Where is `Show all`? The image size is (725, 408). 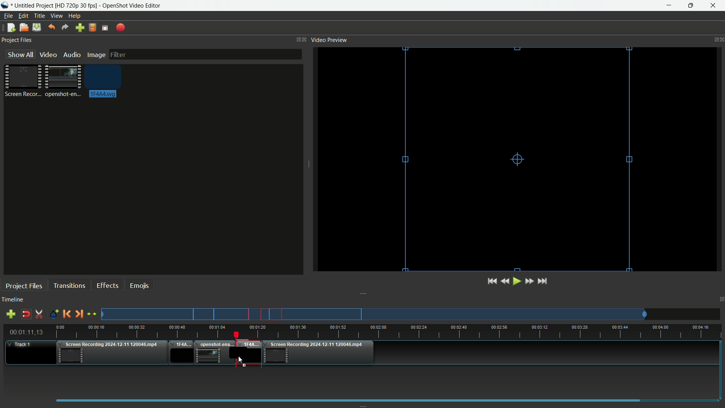
Show all is located at coordinates (18, 54).